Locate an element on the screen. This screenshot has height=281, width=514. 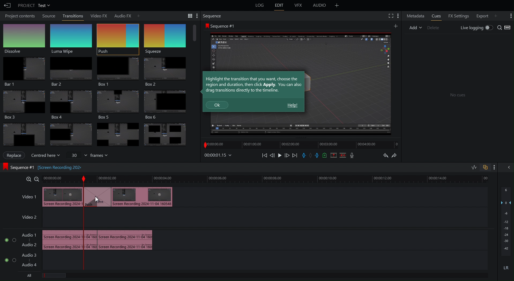
Toggles is located at coordinates (483, 167).